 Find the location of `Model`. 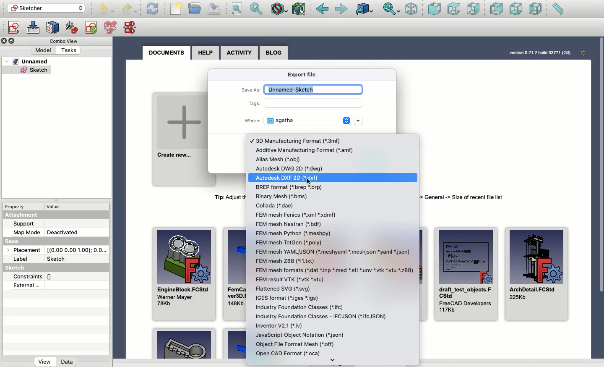

Model is located at coordinates (44, 50).